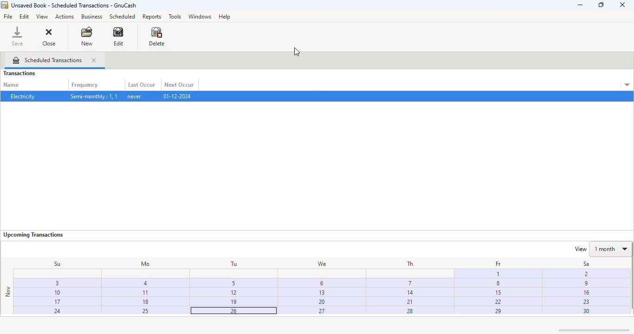 The width and height of the screenshot is (634, 334). I want to click on last occur, so click(142, 85).